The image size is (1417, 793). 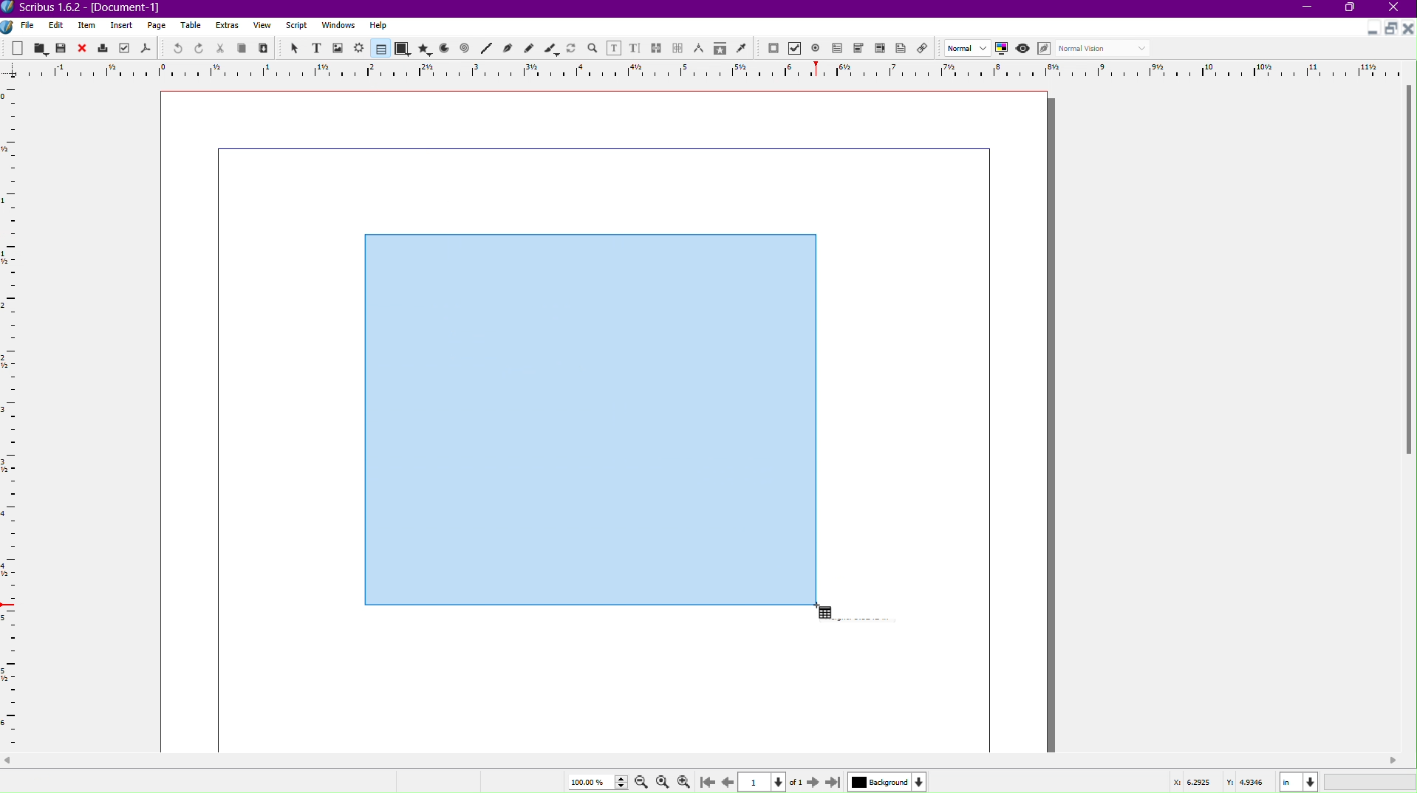 I want to click on Maximize, so click(x=1353, y=10).